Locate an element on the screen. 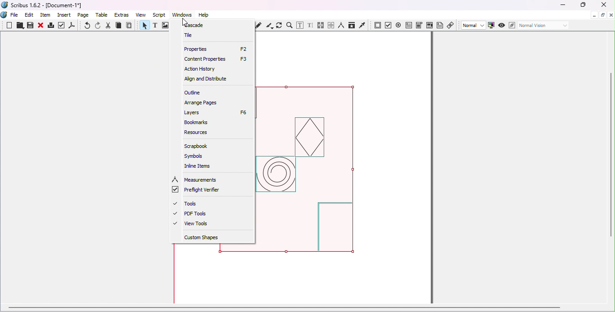  Redo is located at coordinates (99, 26).